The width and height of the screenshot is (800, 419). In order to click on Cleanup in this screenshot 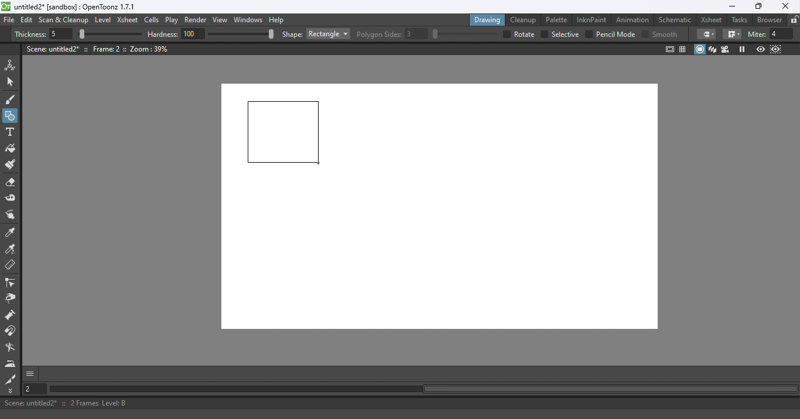, I will do `click(525, 19)`.